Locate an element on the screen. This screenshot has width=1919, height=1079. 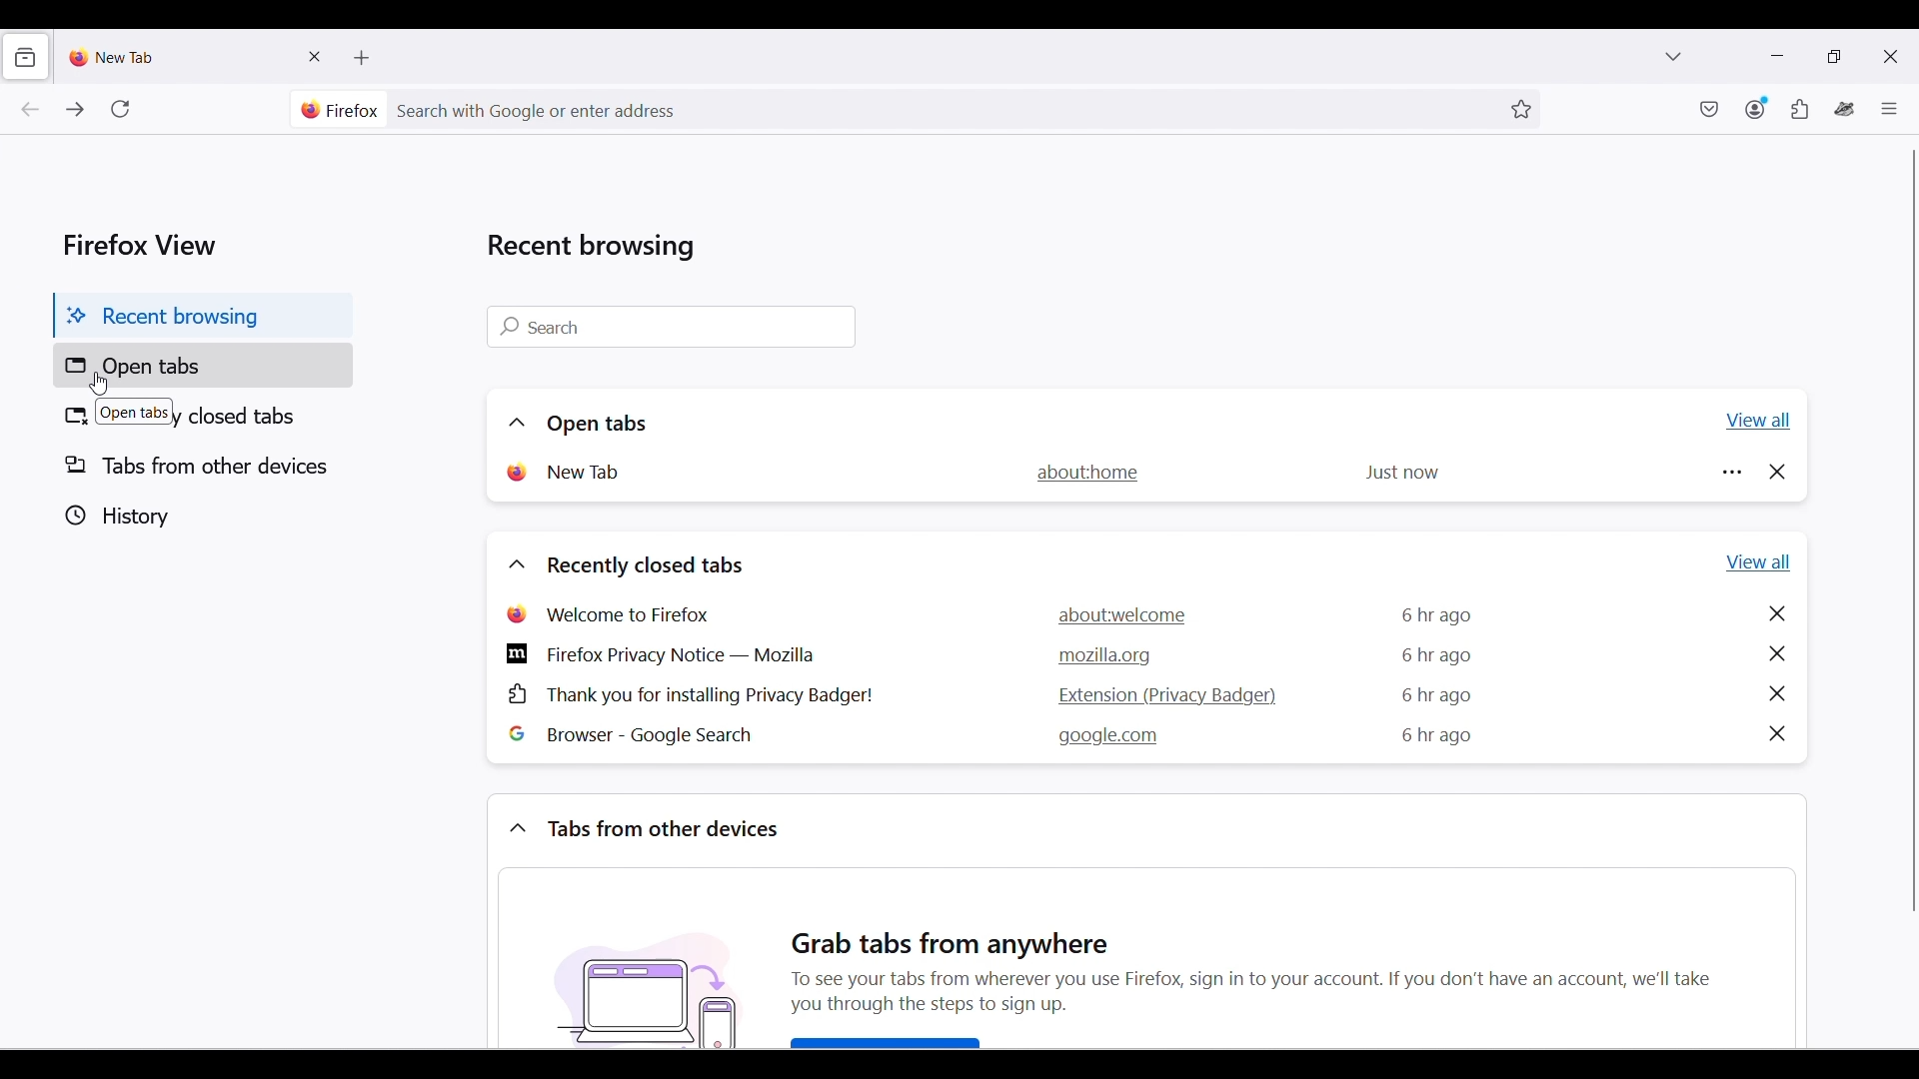
Tabs from other devices is located at coordinates (202, 466).